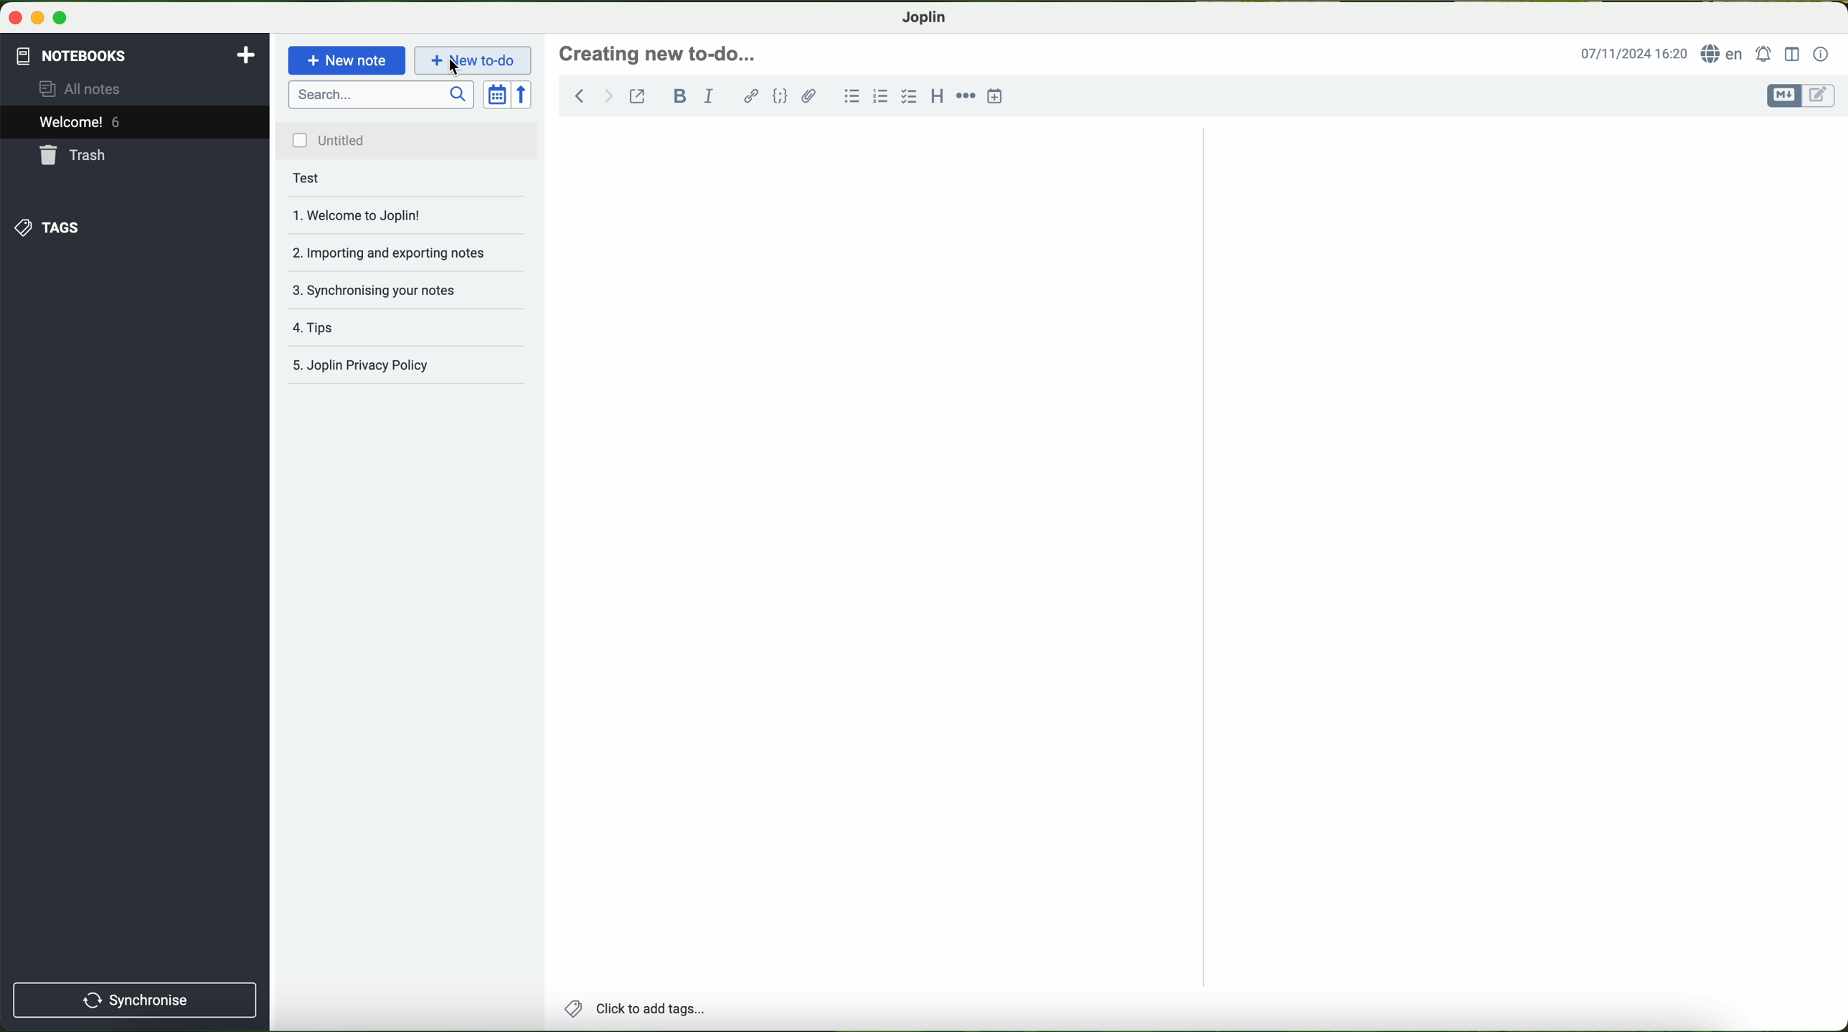  I want to click on toggle editor layout, so click(1791, 55).